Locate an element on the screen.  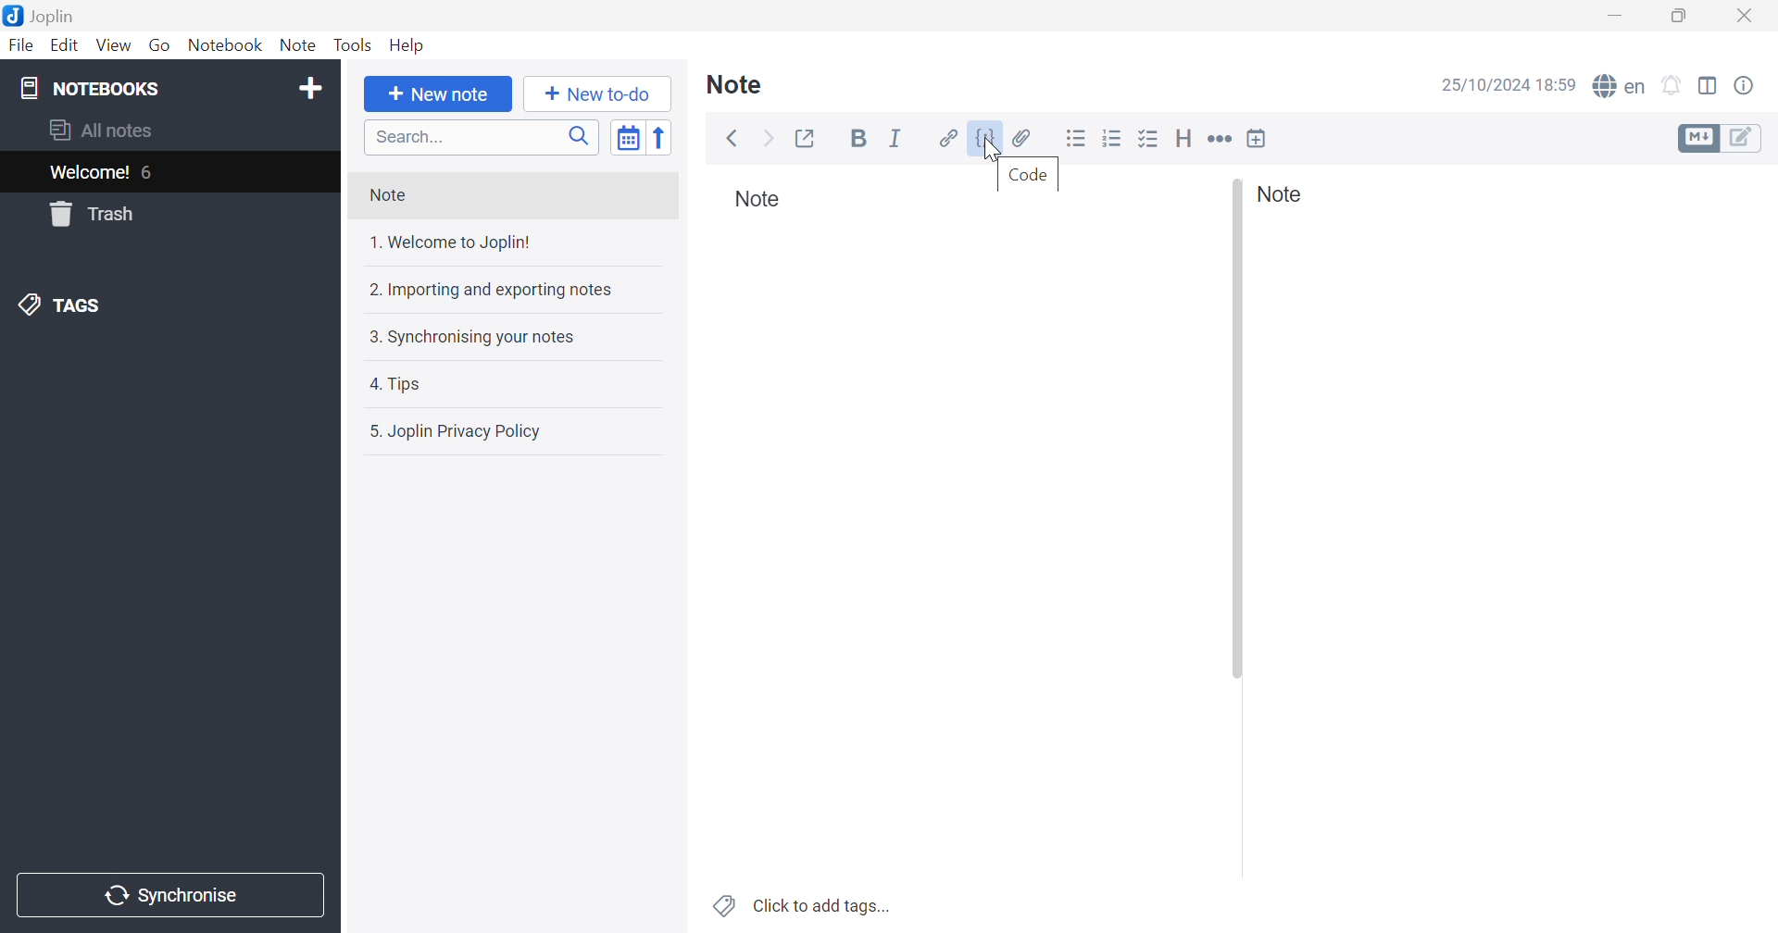
Toggle external editing is located at coordinates (804, 138).